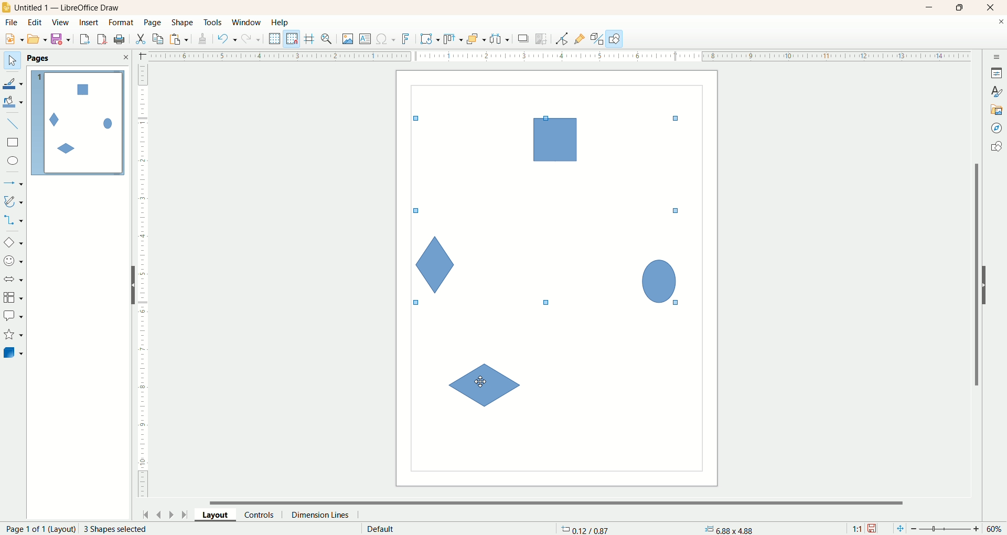 This screenshot has width=1007, height=535. Describe the element at coordinates (14, 162) in the screenshot. I see `ellipse` at that location.